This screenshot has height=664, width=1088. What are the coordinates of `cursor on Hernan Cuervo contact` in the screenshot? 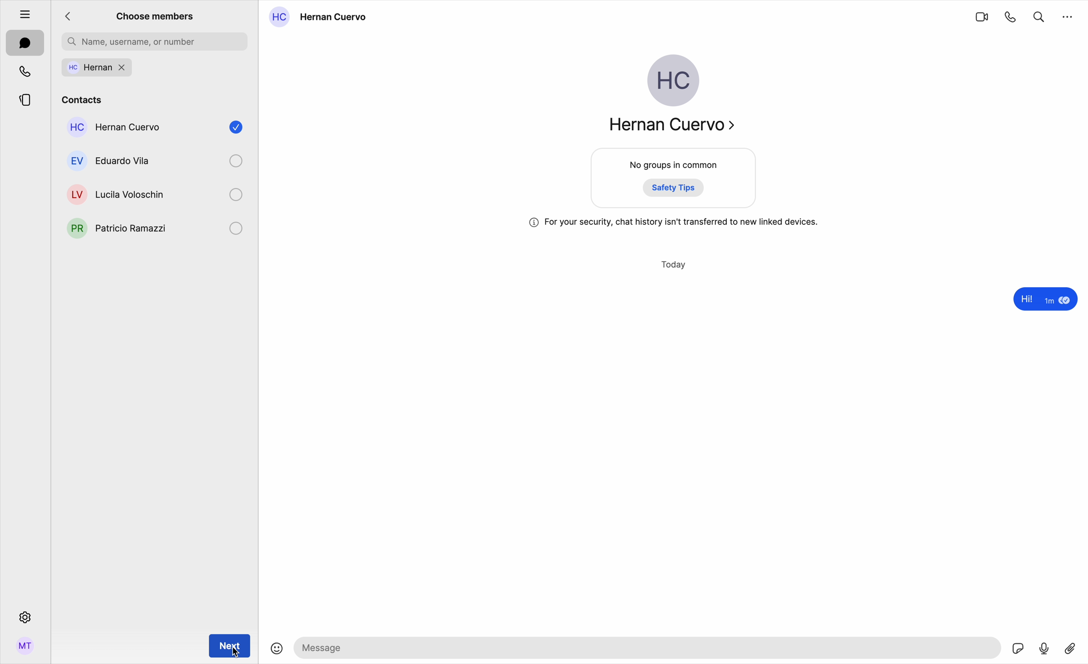 It's located at (156, 101).